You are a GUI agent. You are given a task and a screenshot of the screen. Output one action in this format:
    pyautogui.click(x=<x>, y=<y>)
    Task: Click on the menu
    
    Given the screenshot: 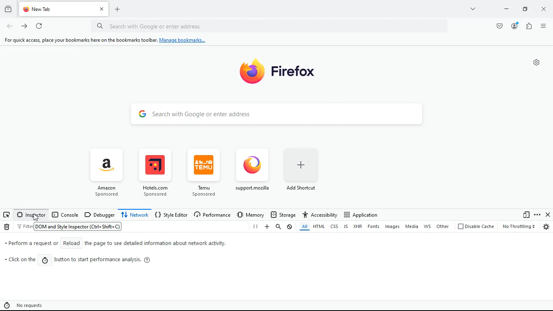 What is the action you would take?
    pyautogui.click(x=542, y=25)
    